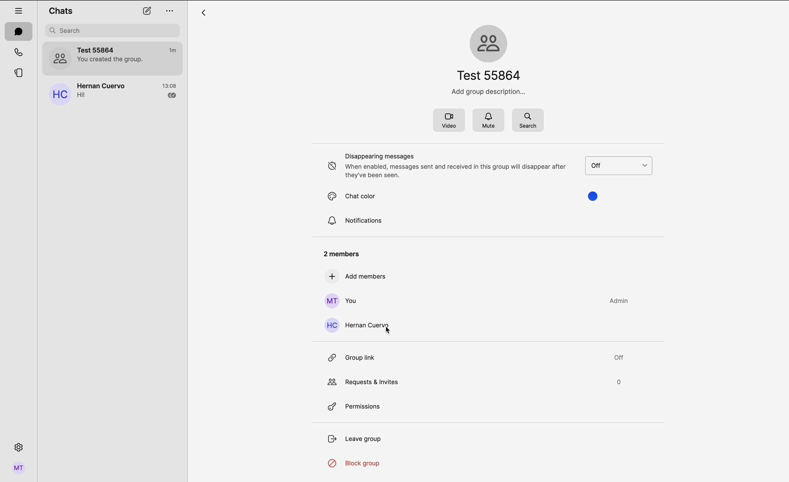 The height and width of the screenshot is (482, 789). What do you see at coordinates (460, 195) in the screenshot?
I see `chat color` at bounding box center [460, 195].